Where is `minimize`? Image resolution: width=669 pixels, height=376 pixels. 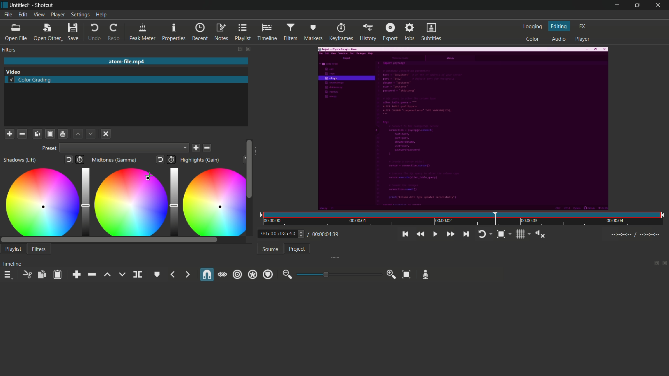 minimize is located at coordinates (615, 6).